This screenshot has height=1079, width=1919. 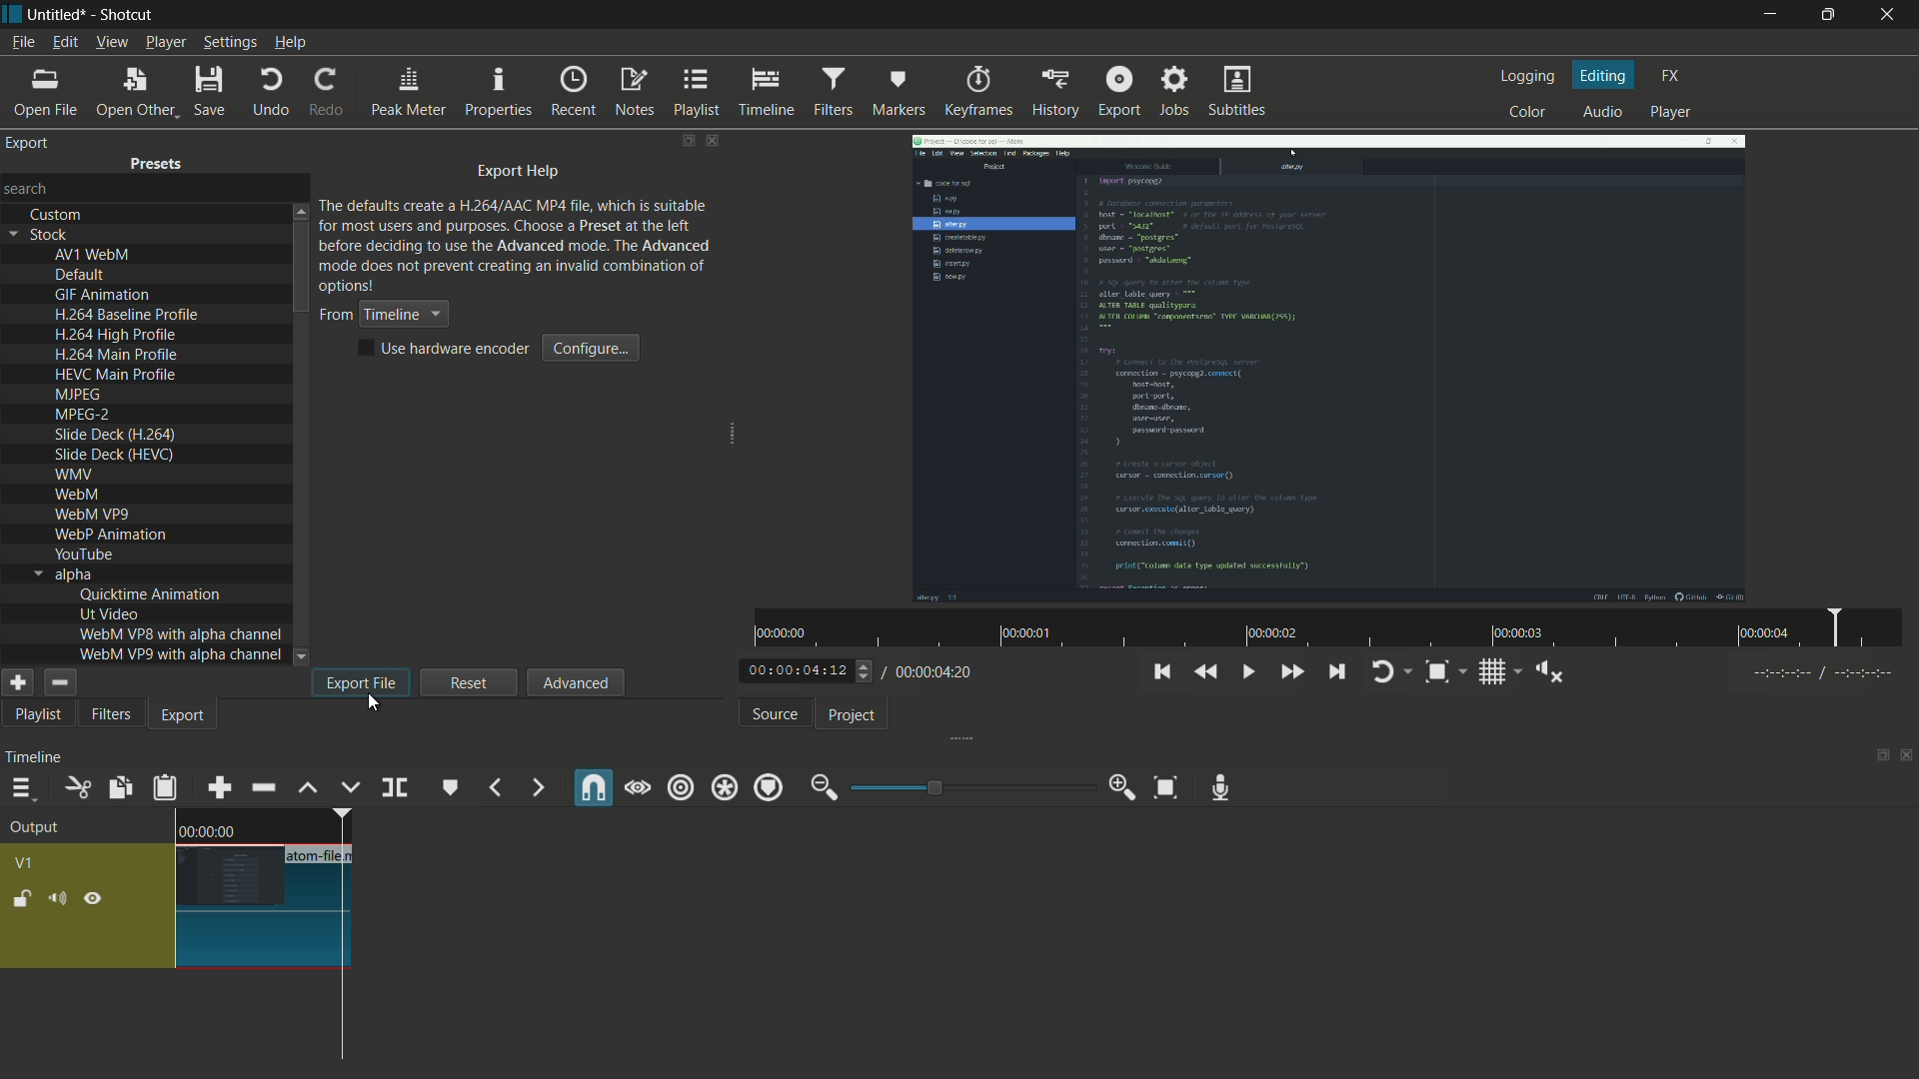 I want to click on filters, so click(x=833, y=91).